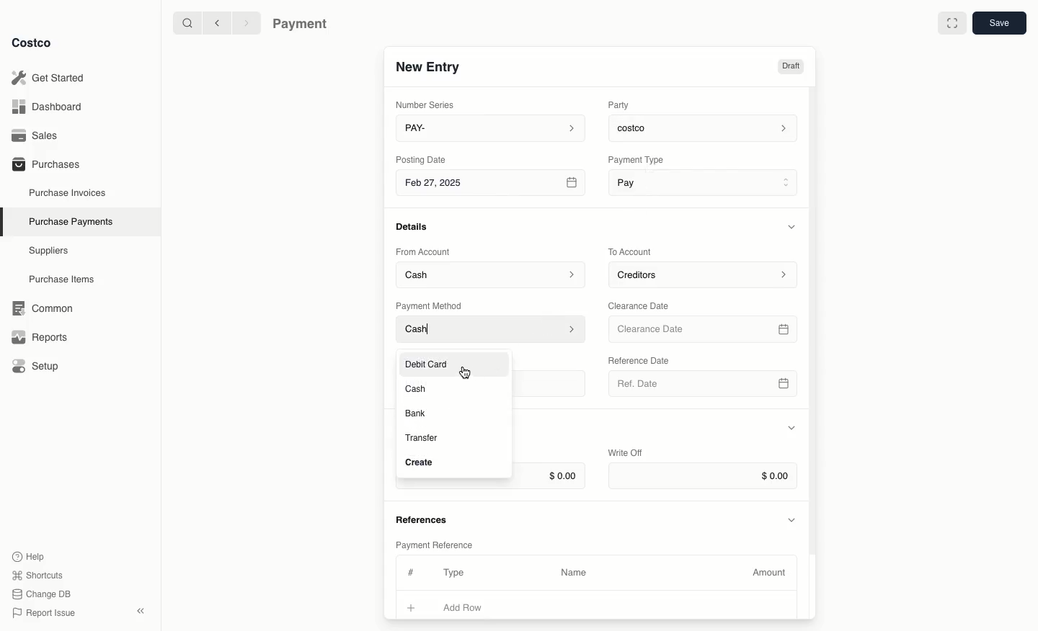 This screenshot has height=631, width=1038. I want to click on Feb 27, 2025, so click(492, 185).